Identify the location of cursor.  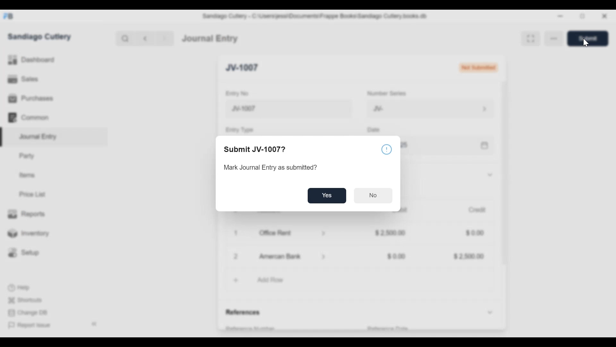
(586, 43).